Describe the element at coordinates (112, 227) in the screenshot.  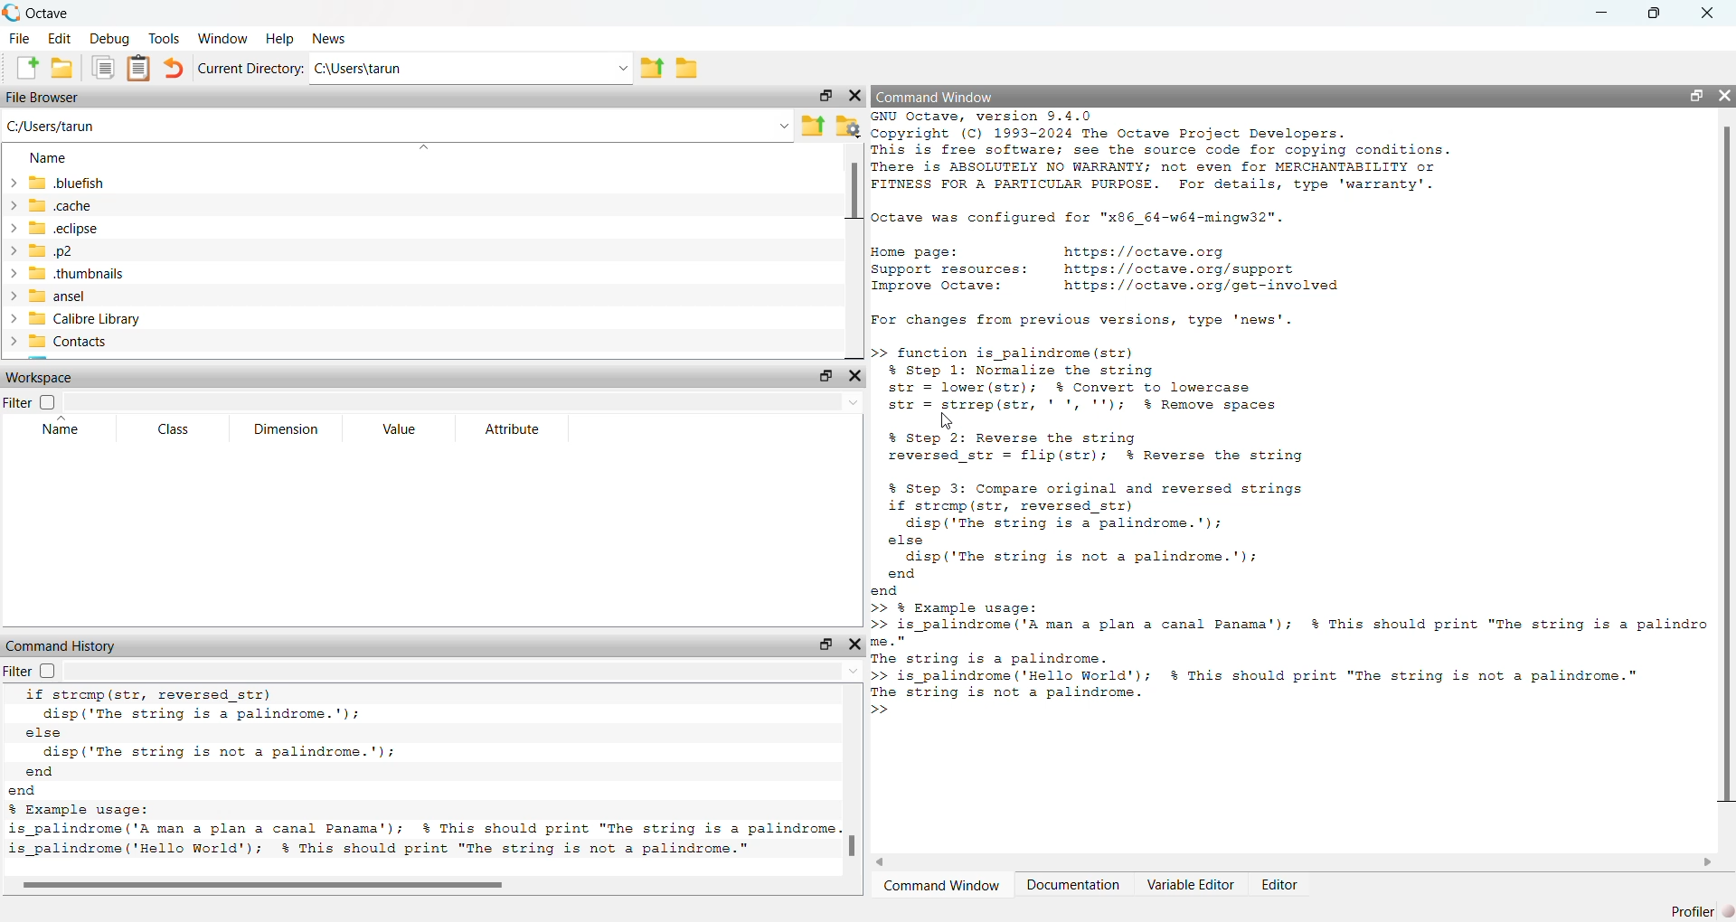
I see `.eclipse` at that location.